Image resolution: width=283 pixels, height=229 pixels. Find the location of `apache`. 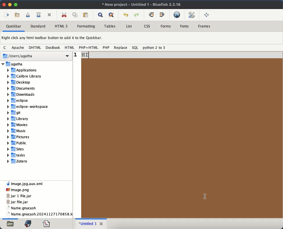

apache is located at coordinates (18, 47).